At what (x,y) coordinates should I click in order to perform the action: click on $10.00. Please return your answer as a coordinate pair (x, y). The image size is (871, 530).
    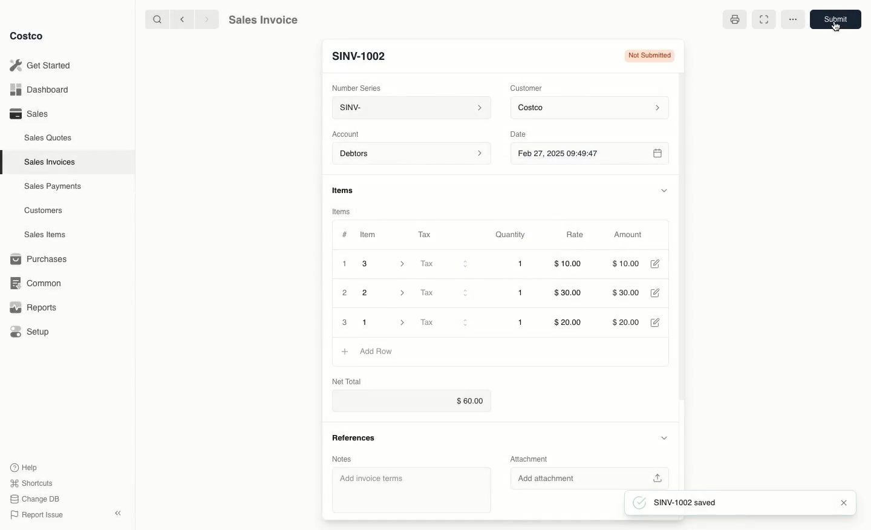
    Looking at the image, I should click on (569, 266).